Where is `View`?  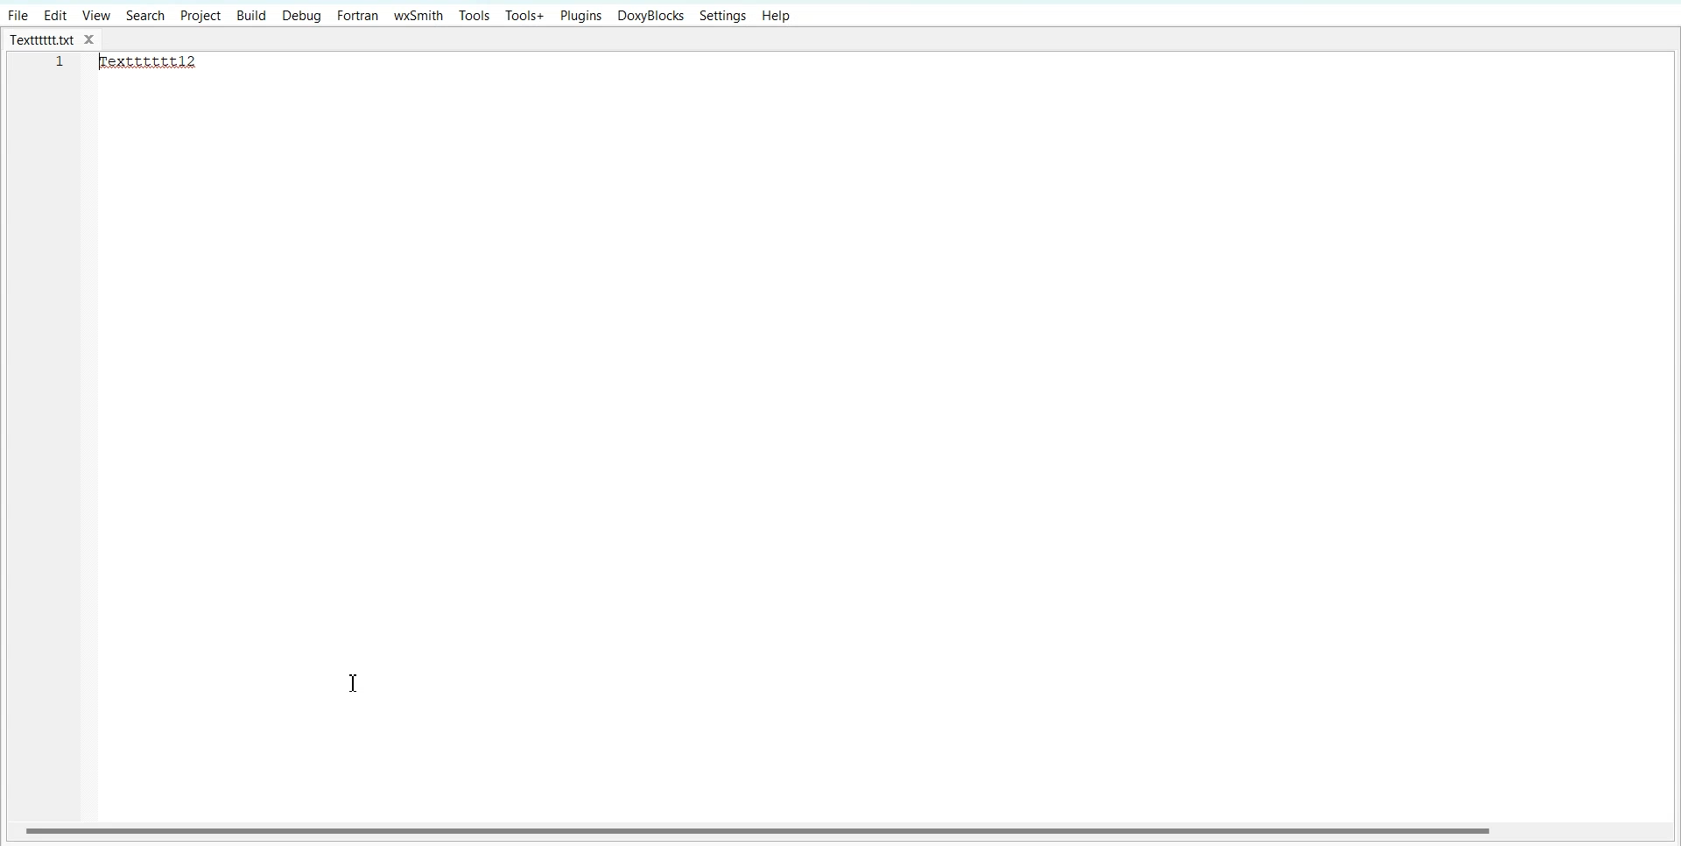
View is located at coordinates (97, 15).